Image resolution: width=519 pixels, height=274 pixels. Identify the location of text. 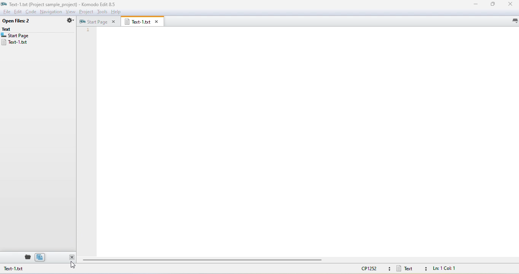
(412, 268).